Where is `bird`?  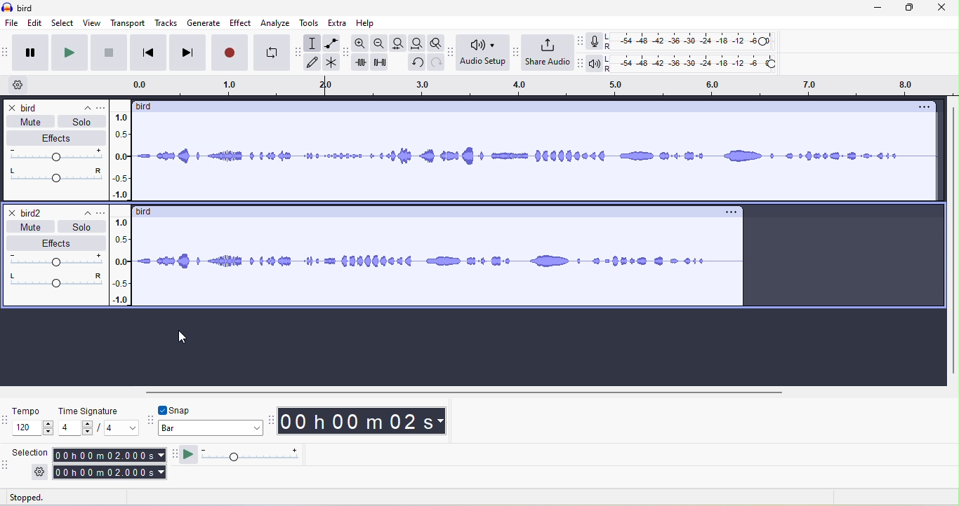 bird is located at coordinates (151, 210).